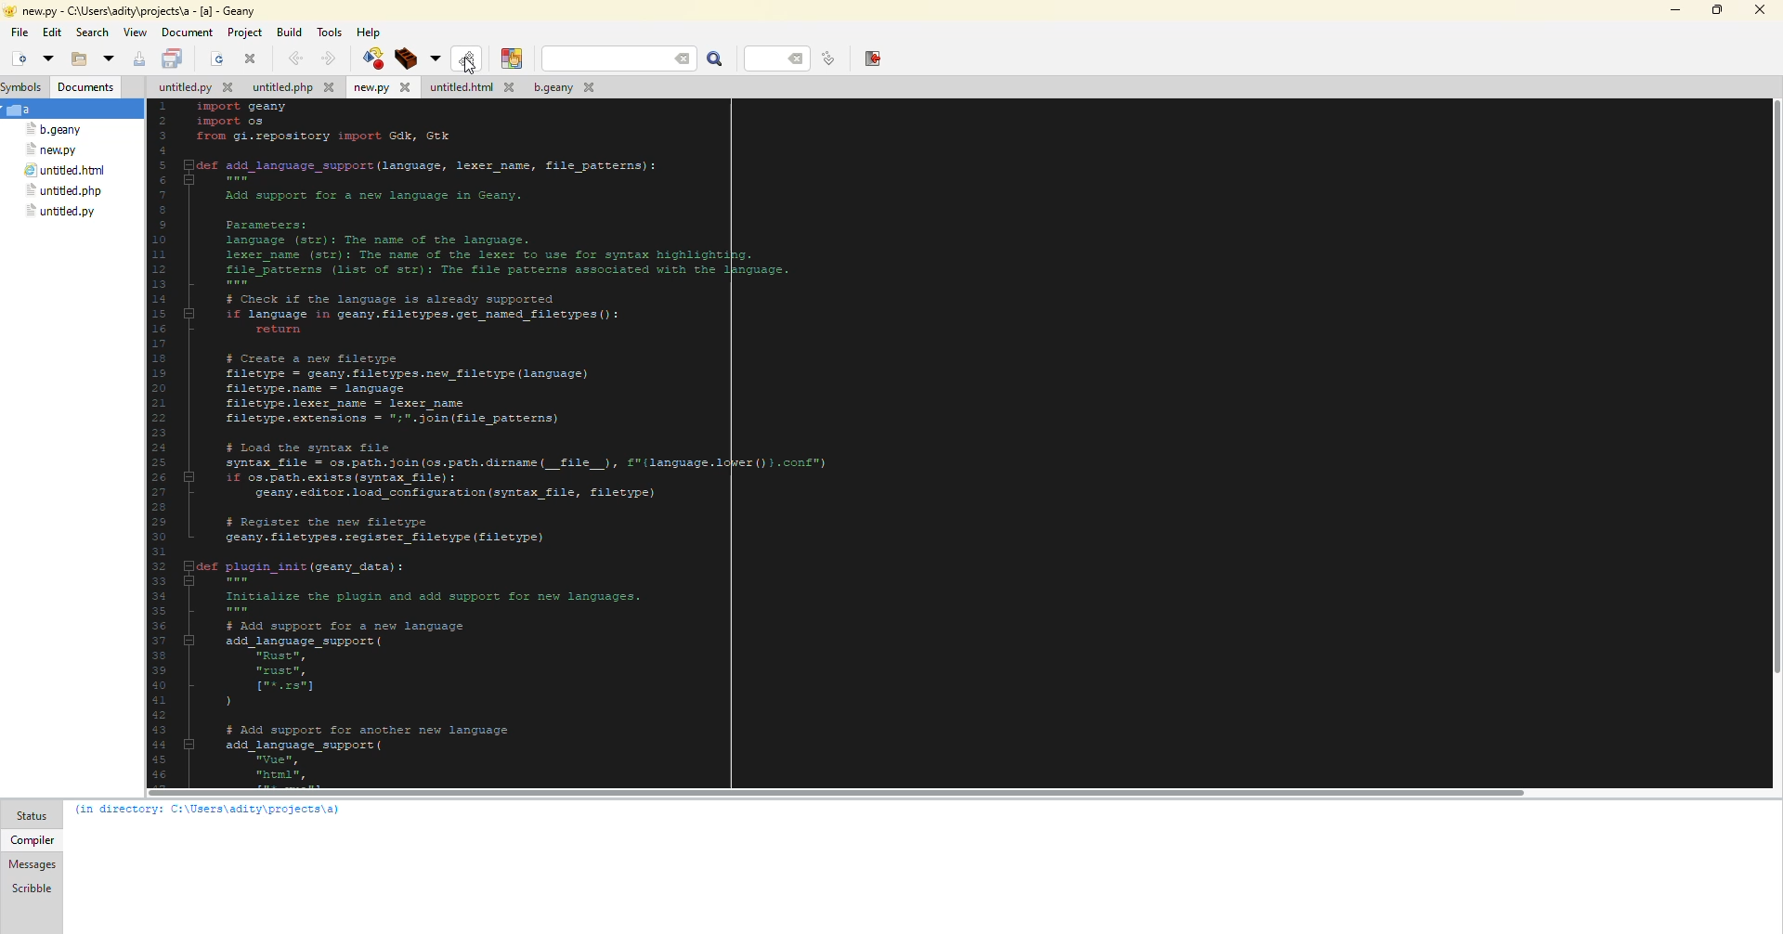  I want to click on open, so click(217, 58).